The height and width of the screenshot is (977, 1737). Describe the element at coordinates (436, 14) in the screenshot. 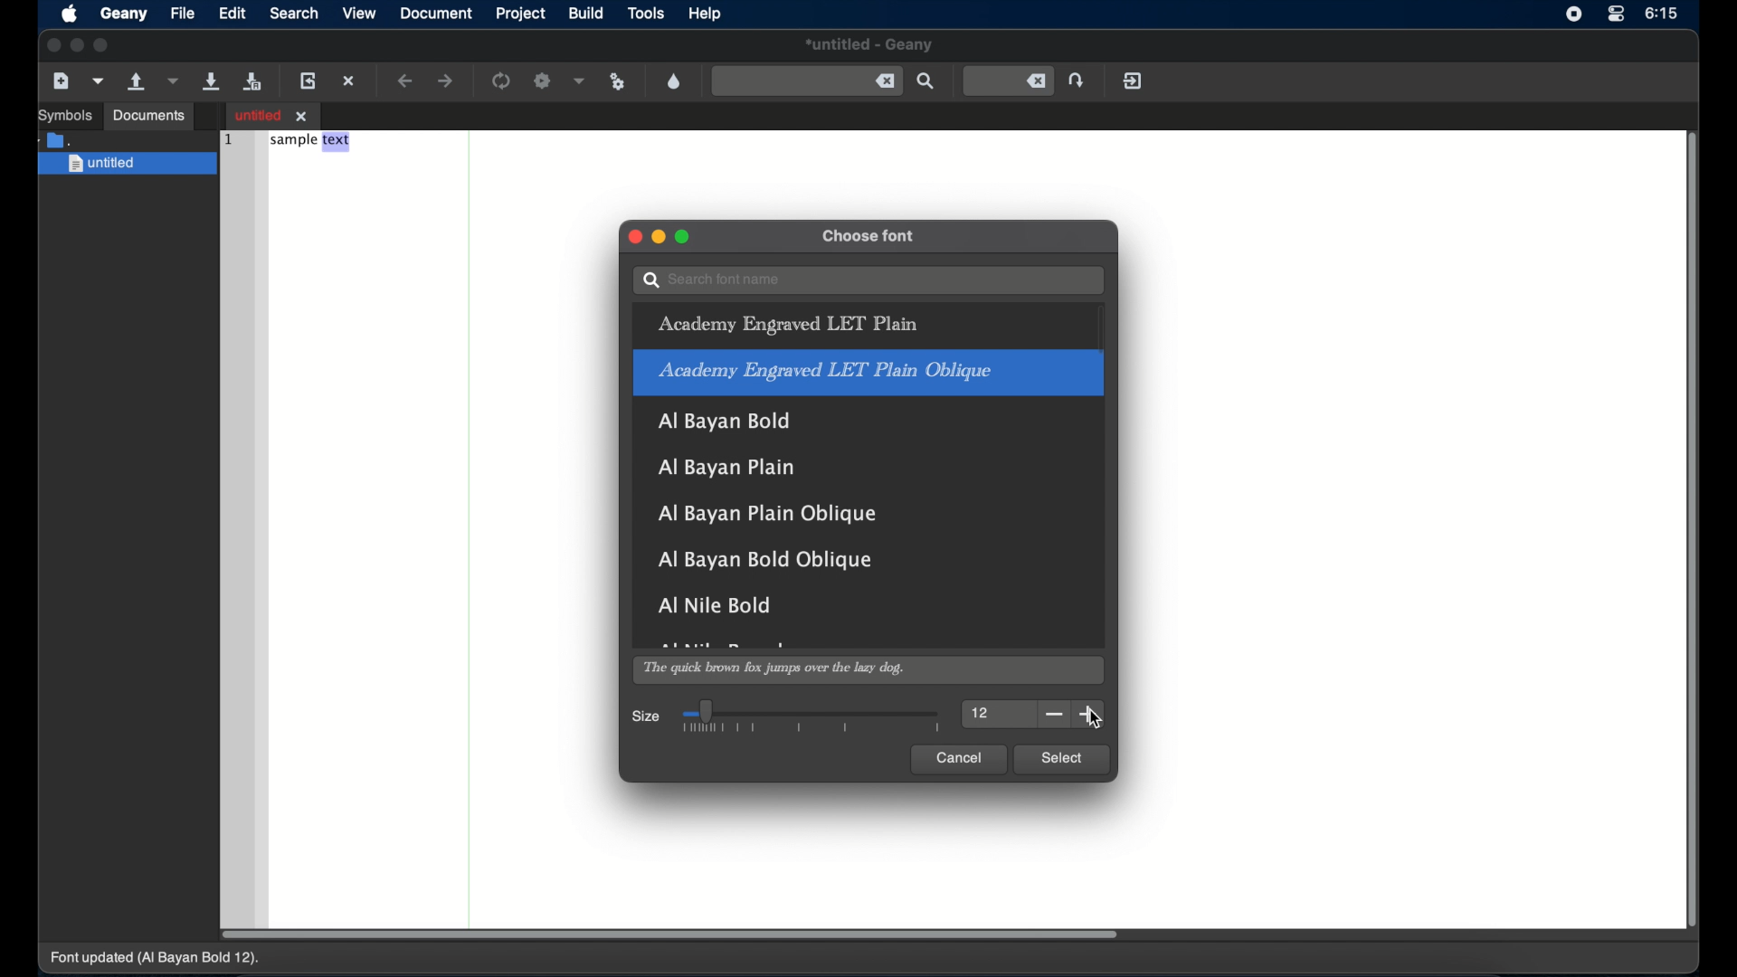

I see `document` at that location.